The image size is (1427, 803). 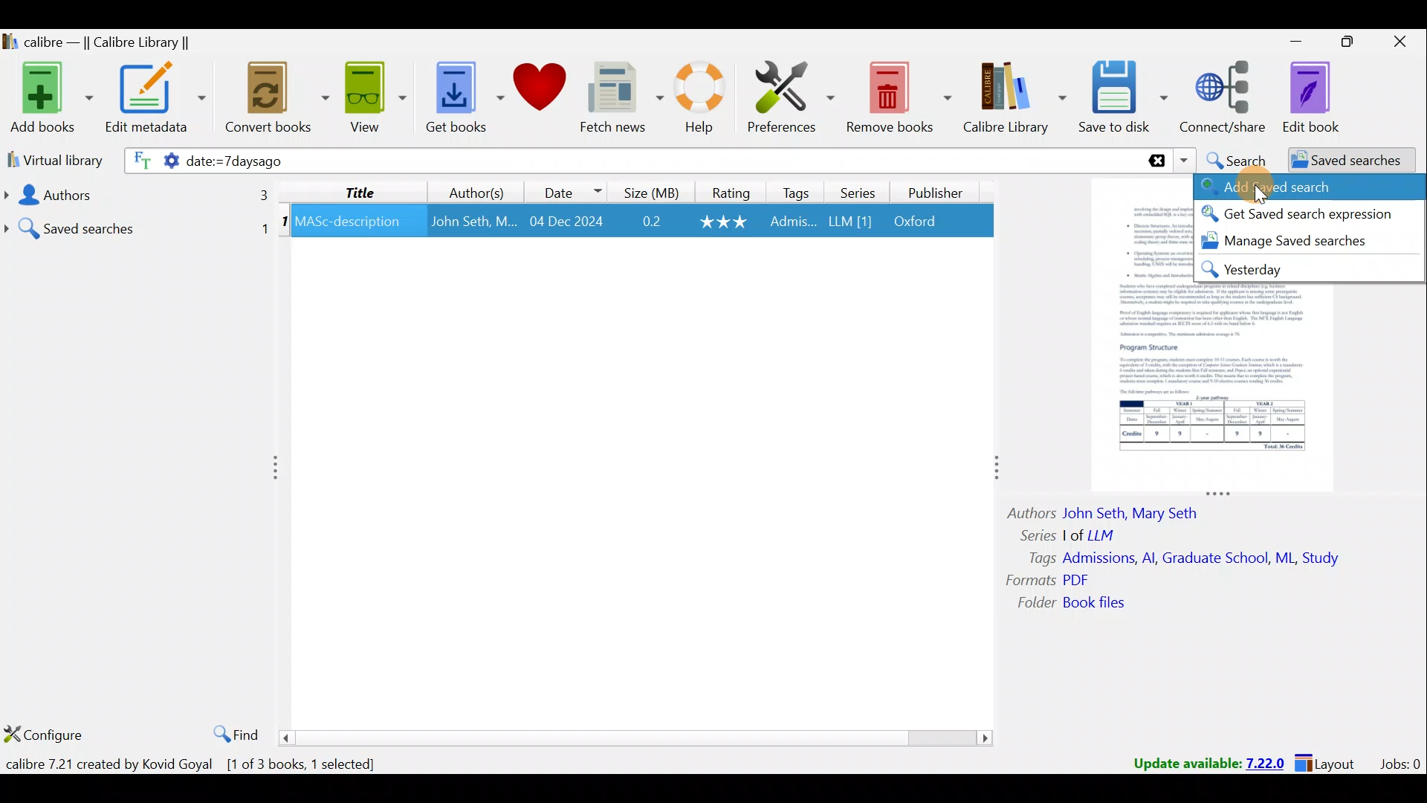 I want to click on 1, so click(x=284, y=224).